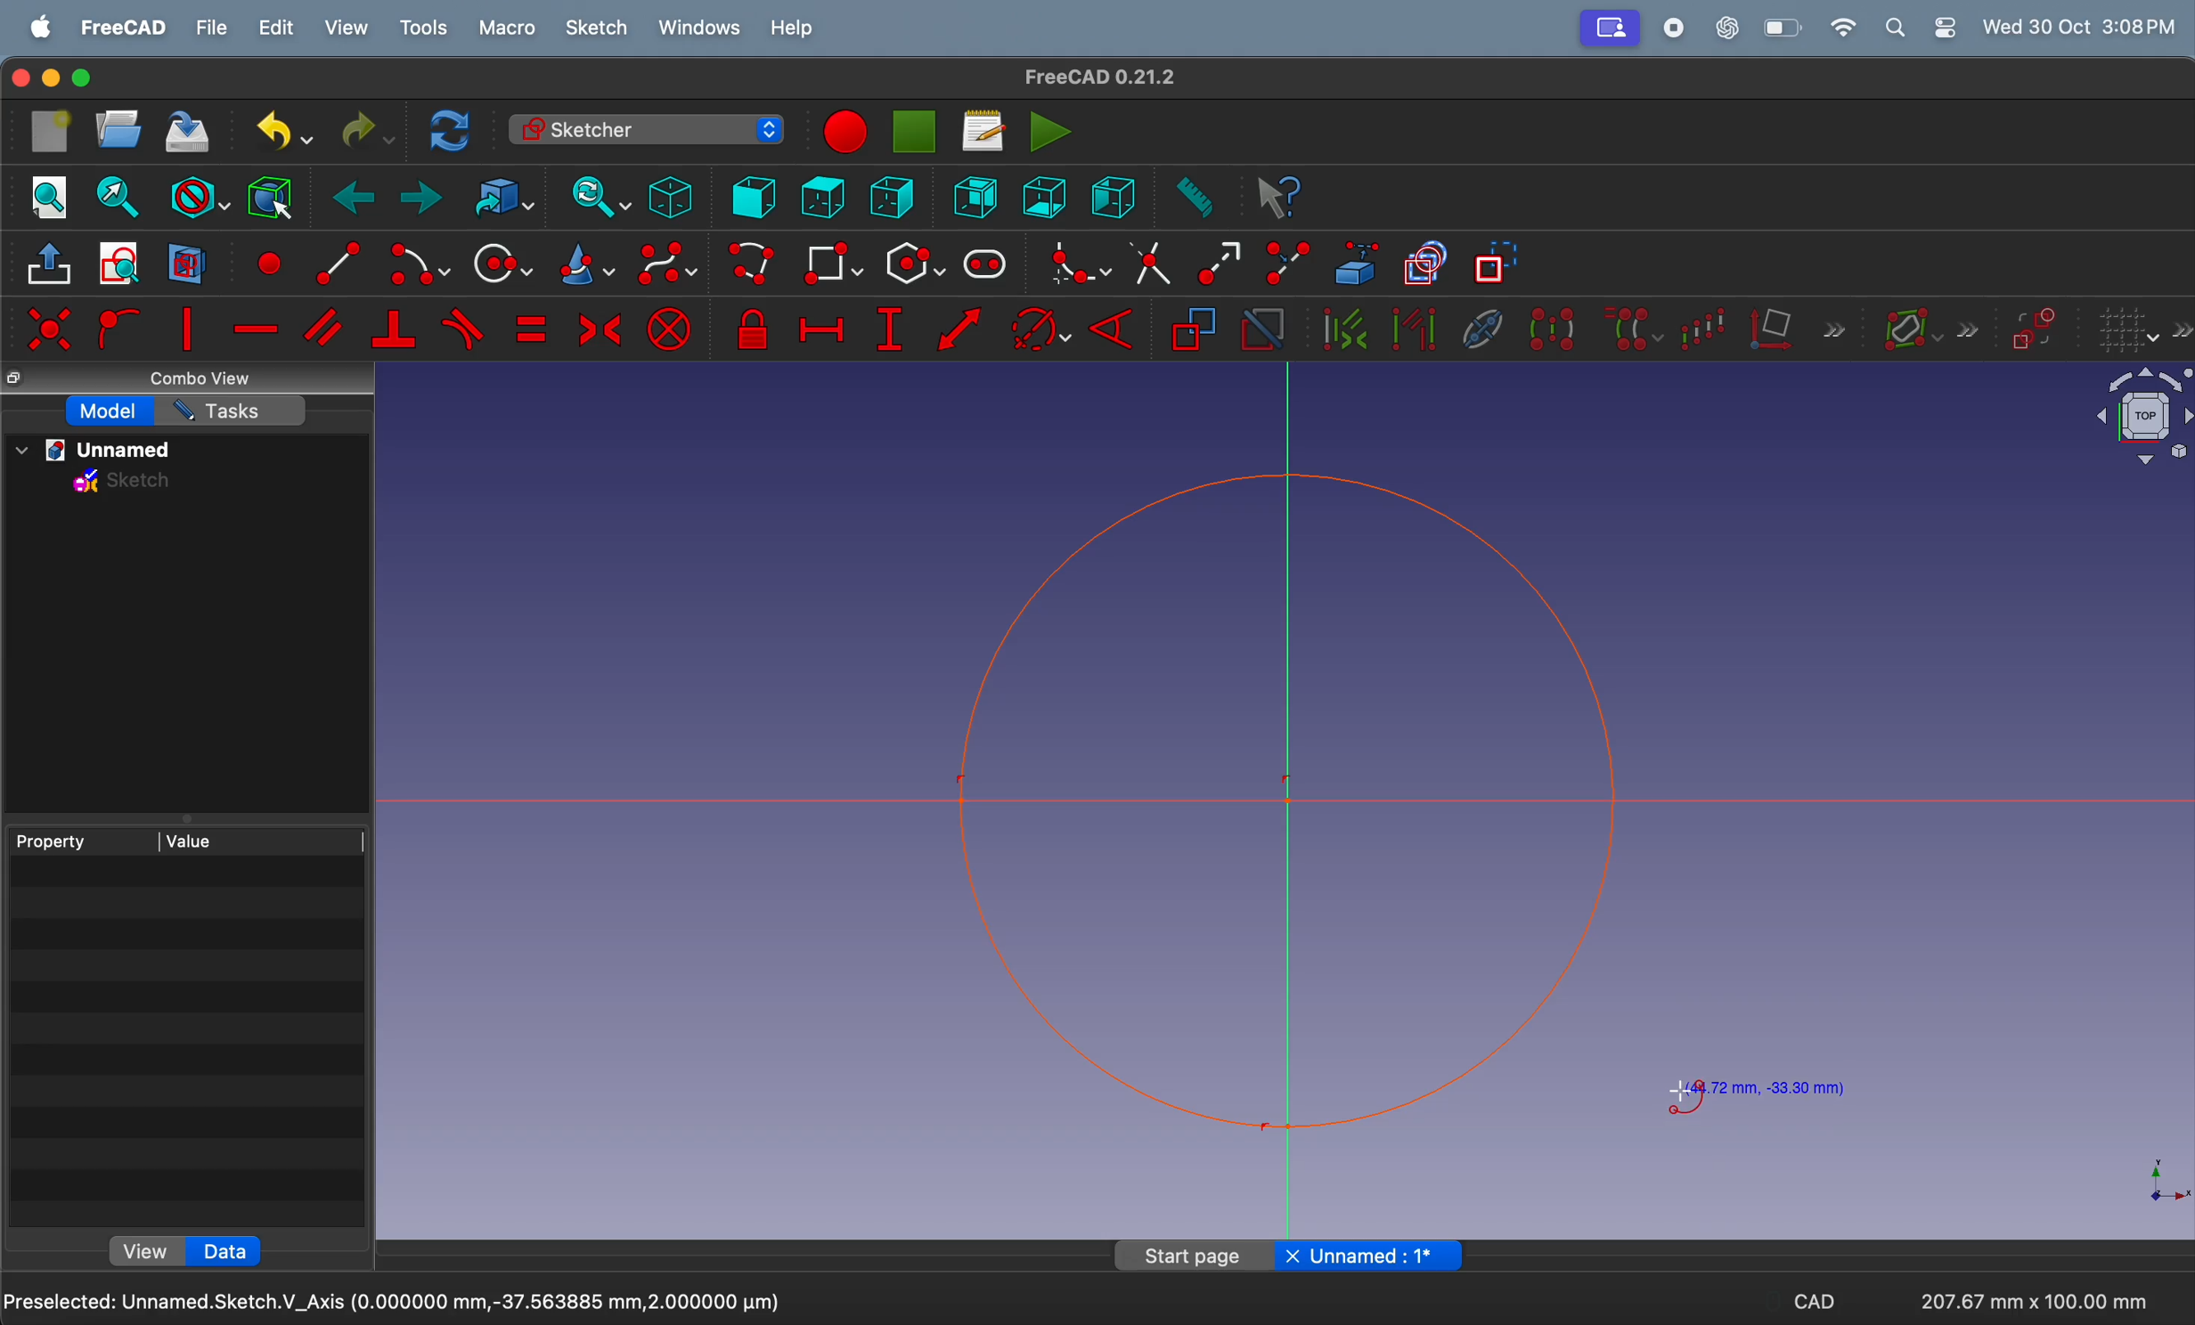  What do you see at coordinates (1219, 261) in the screenshot?
I see `extend edge` at bounding box center [1219, 261].